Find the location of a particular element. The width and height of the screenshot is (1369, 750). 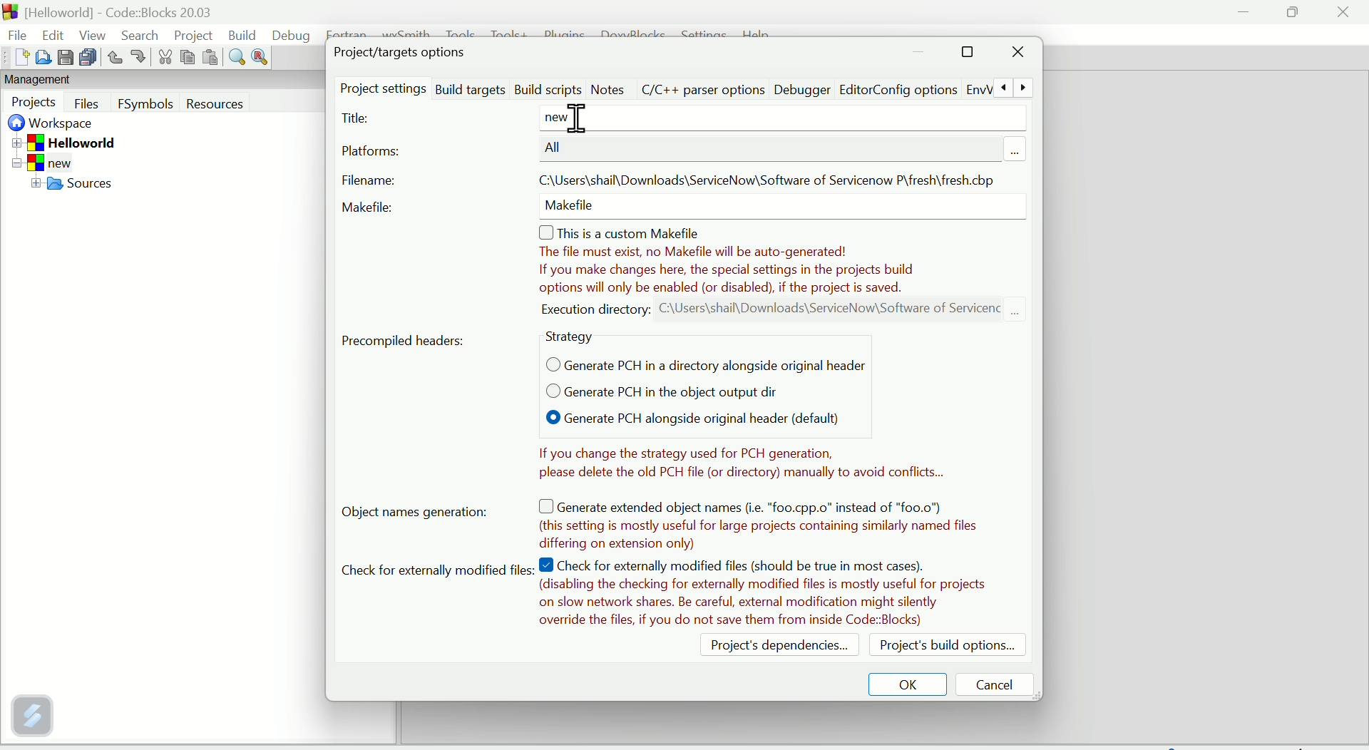

Strategy is located at coordinates (574, 337).